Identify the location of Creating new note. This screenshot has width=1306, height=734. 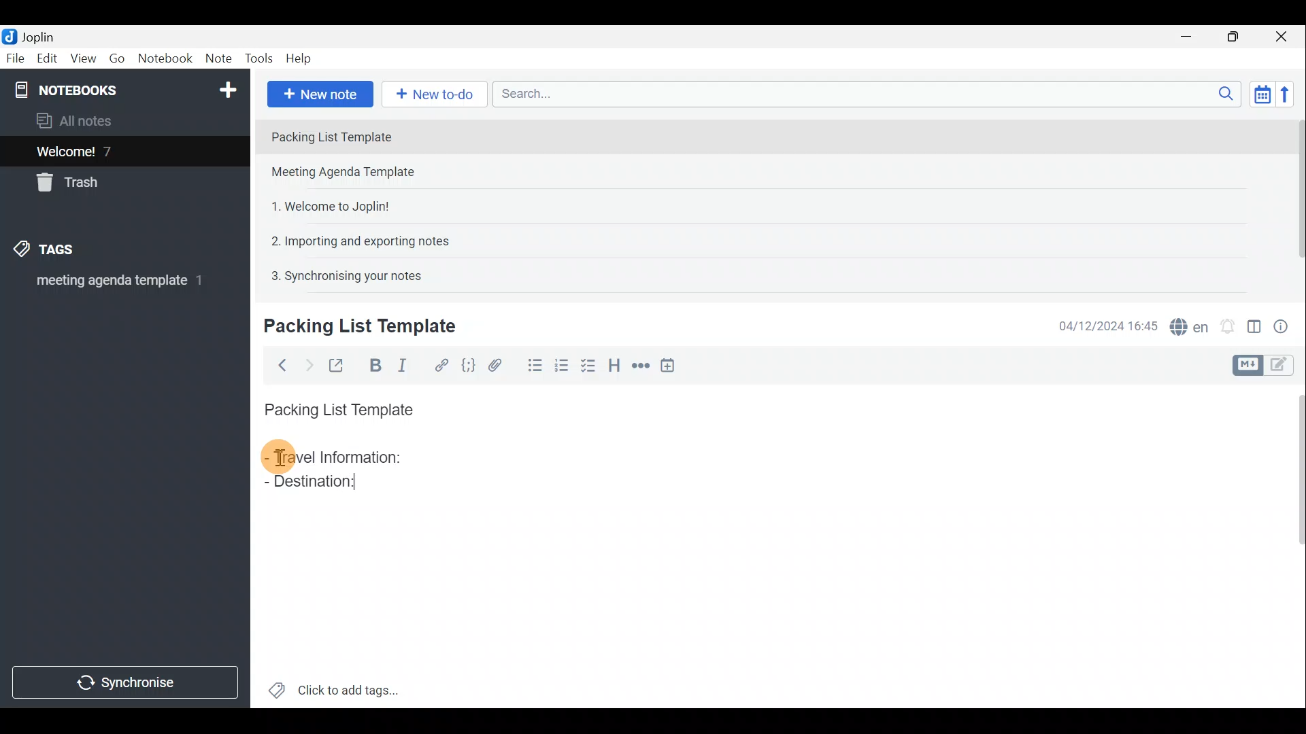
(352, 327).